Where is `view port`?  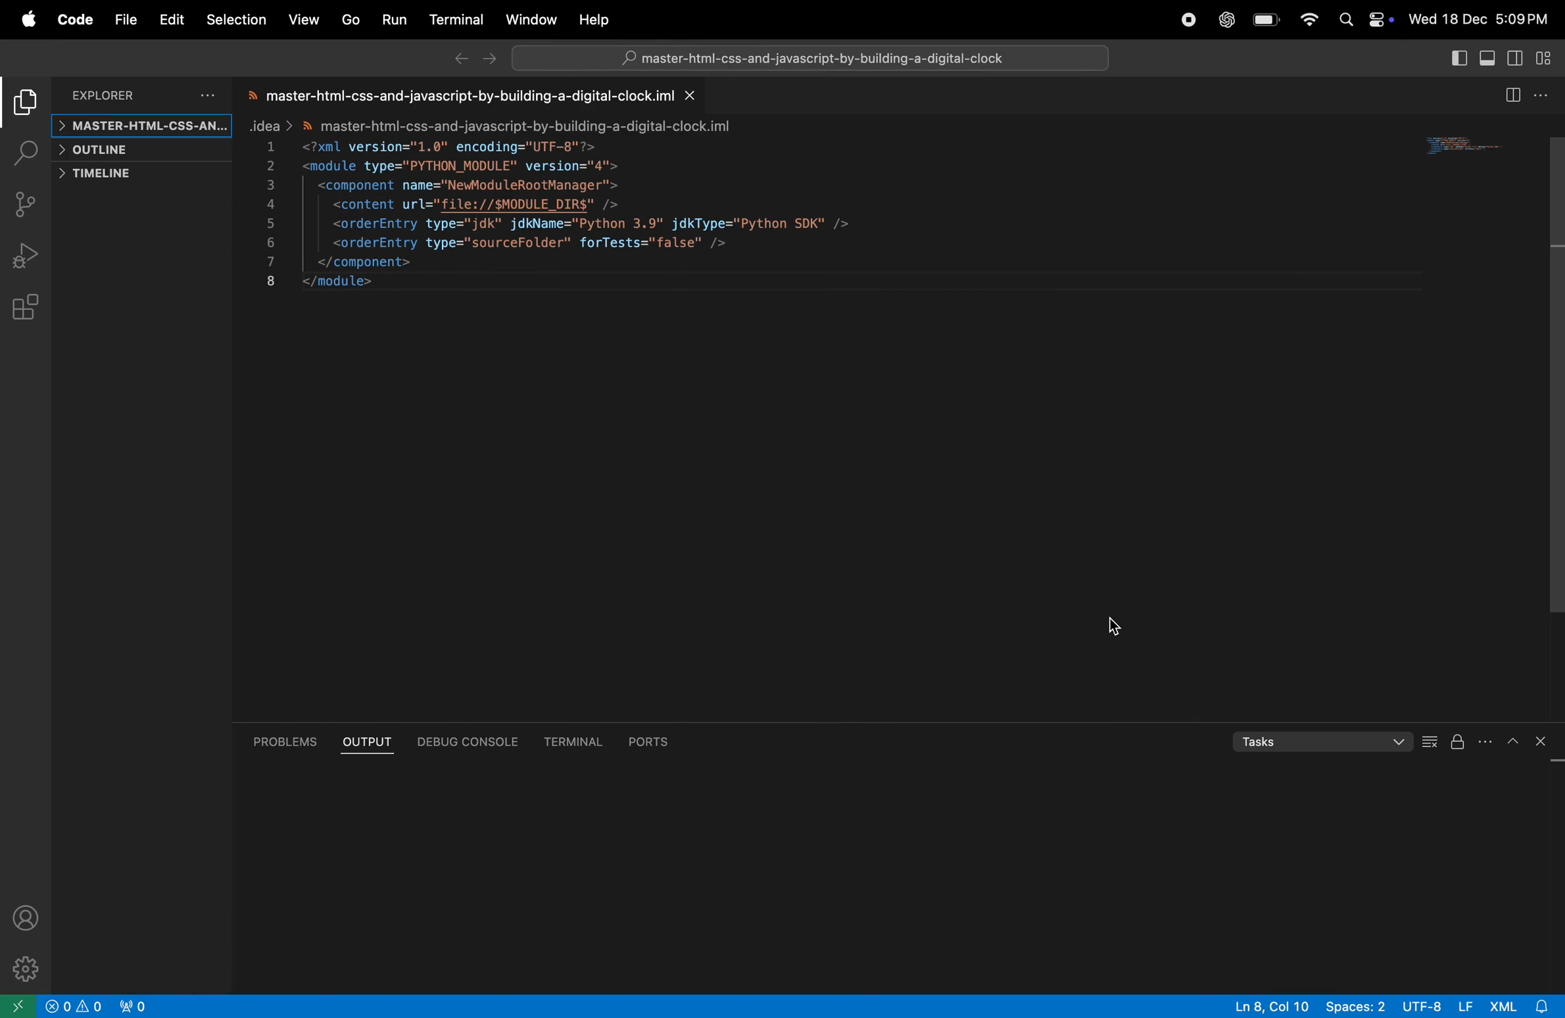
view port is located at coordinates (132, 1006).